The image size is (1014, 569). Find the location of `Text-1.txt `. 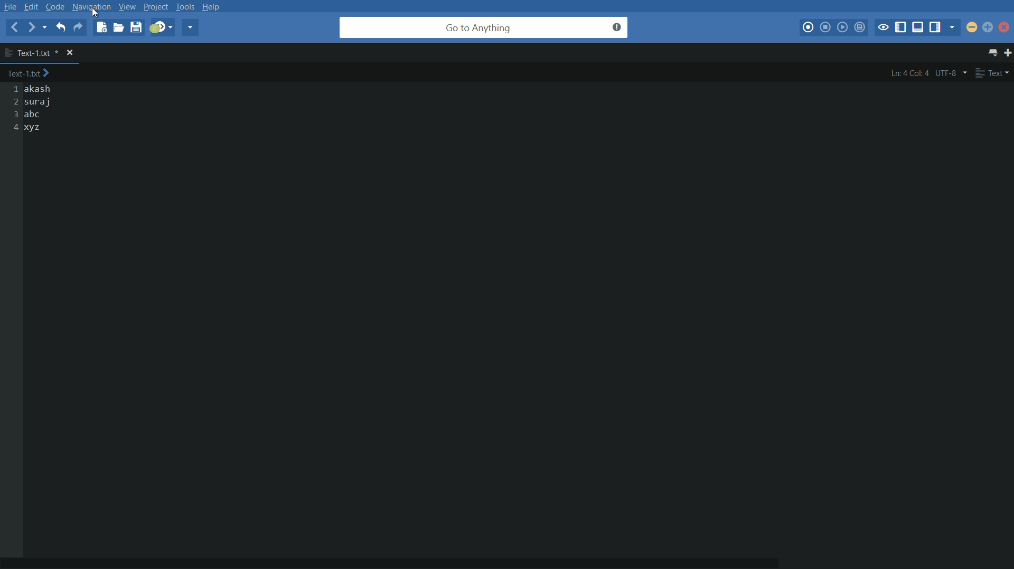

Text-1.txt  is located at coordinates (32, 74).